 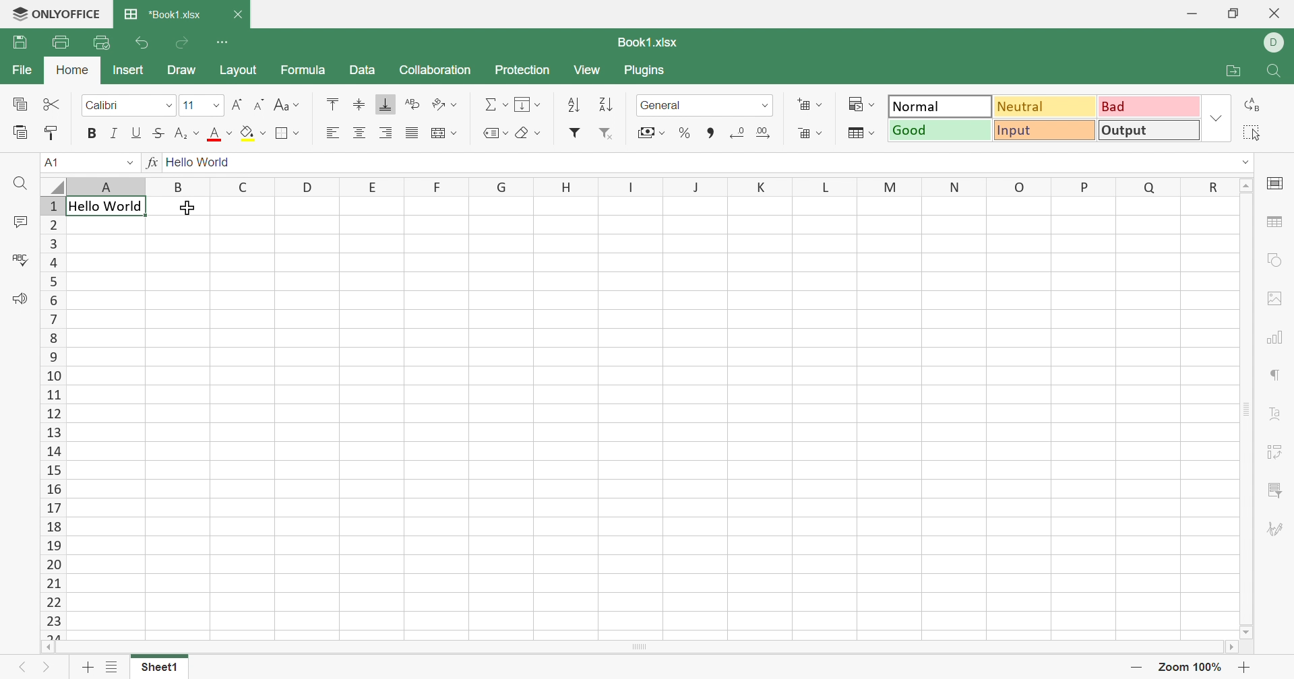 I want to click on Number format, so click(x=702, y=105).